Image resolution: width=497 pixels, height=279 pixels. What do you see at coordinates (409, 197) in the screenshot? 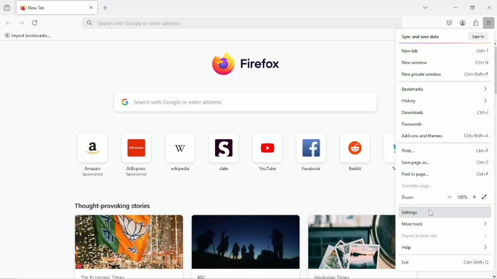
I see `zoom` at bounding box center [409, 197].